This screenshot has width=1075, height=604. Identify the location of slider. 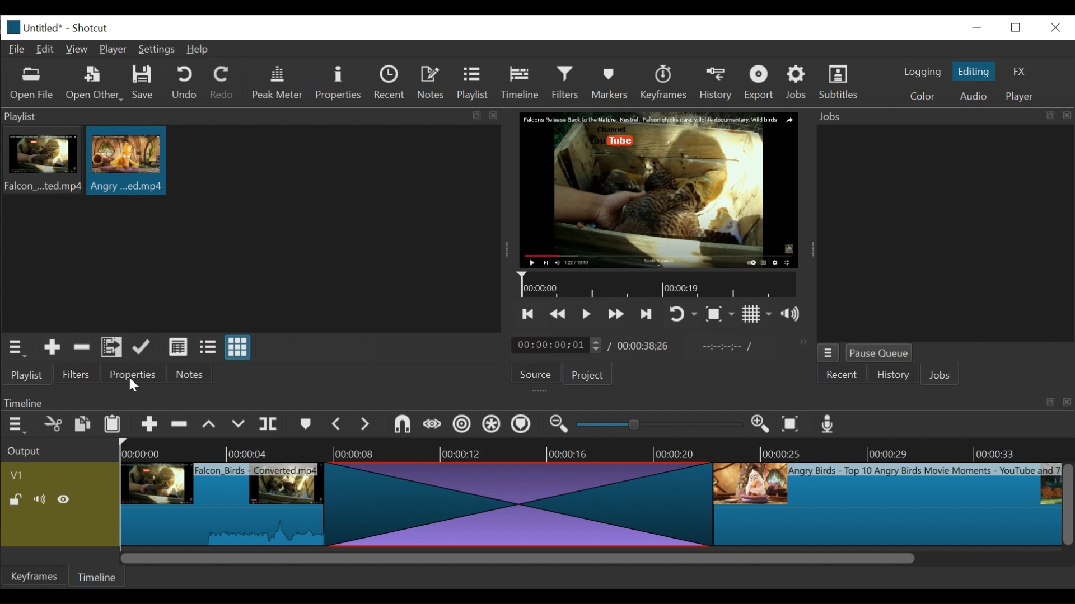
(656, 425).